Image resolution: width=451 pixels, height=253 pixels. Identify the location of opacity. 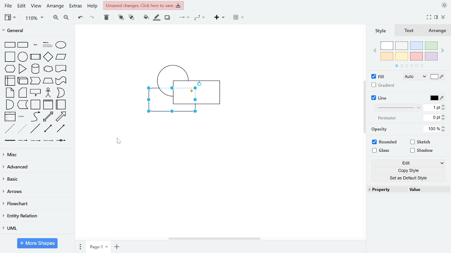
(379, 130).